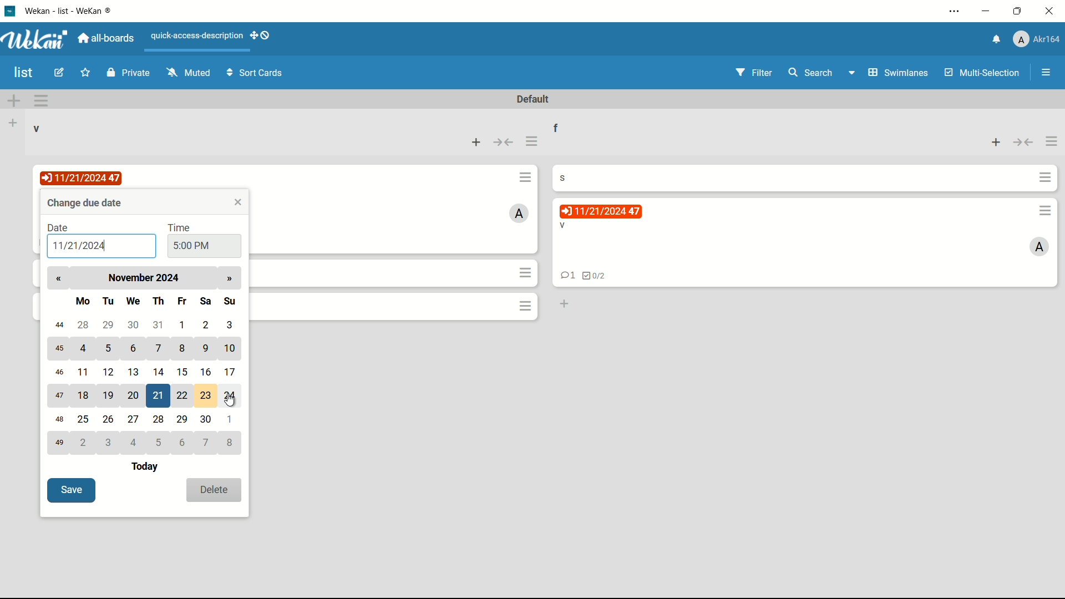 This screenshot has height=599, width=1065. Describe the element at coordinates (58, 278) in the screenshot. I see `previous month` at that location.